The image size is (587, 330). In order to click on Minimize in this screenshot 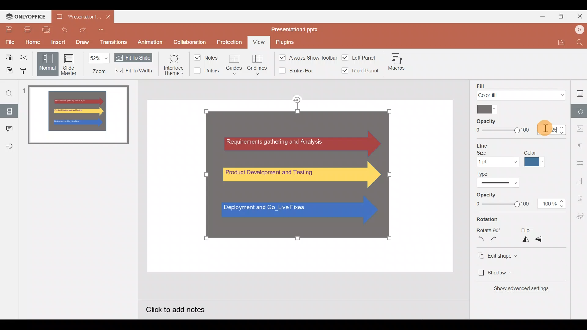, I will do `click(541, 17)`.